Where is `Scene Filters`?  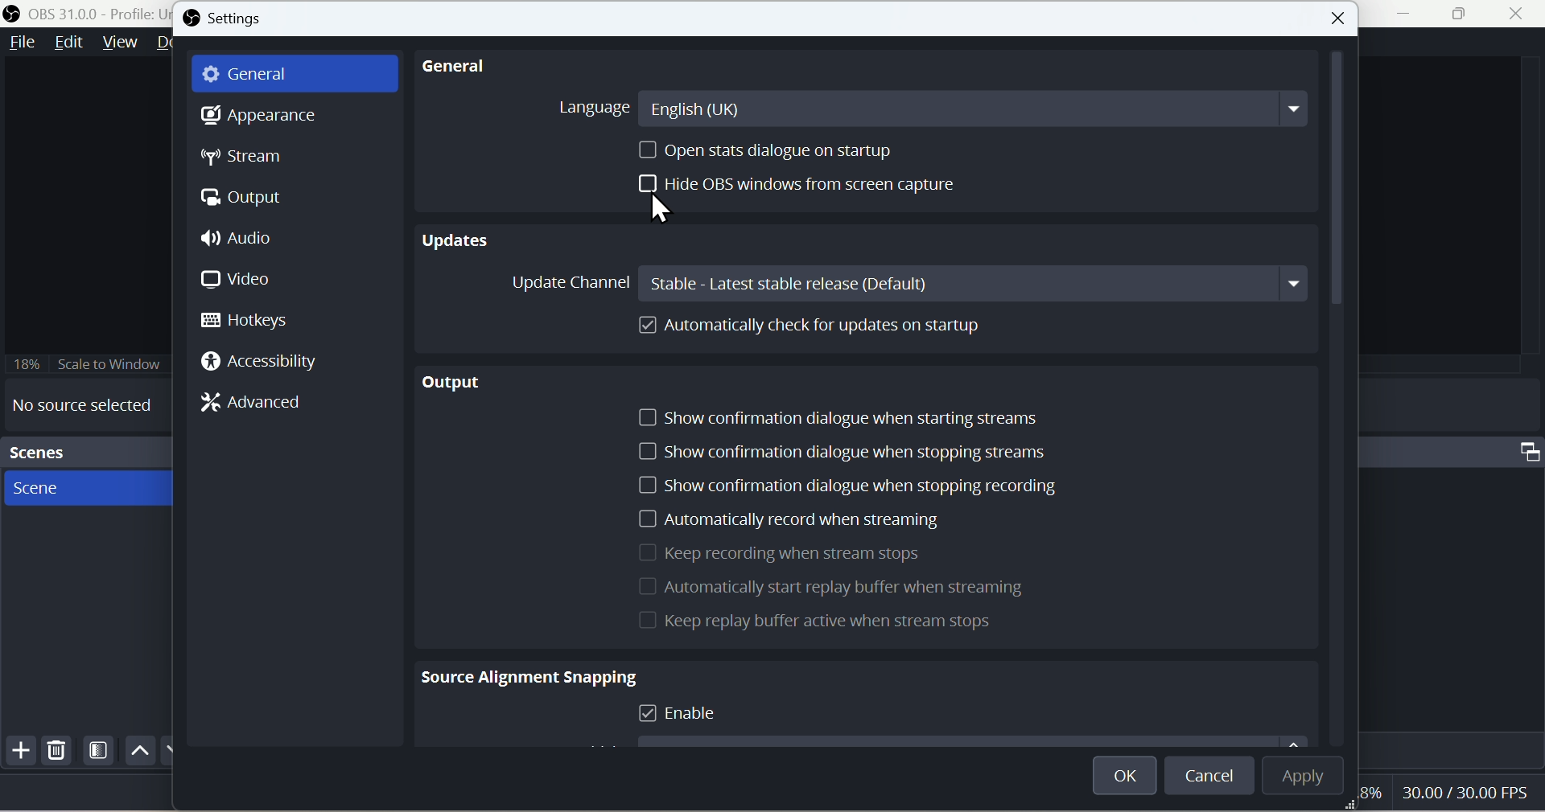
Scene Filters is located at coordinates (100, 748).